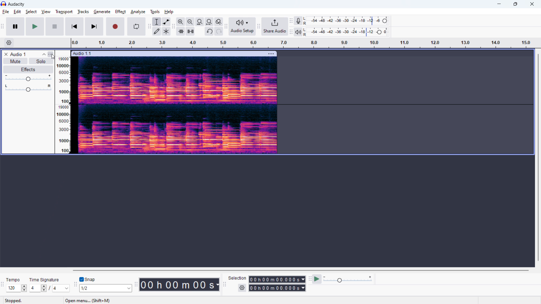 This screenshot has height=304, width=541. I want to click on selection tool, so click(156, 22).